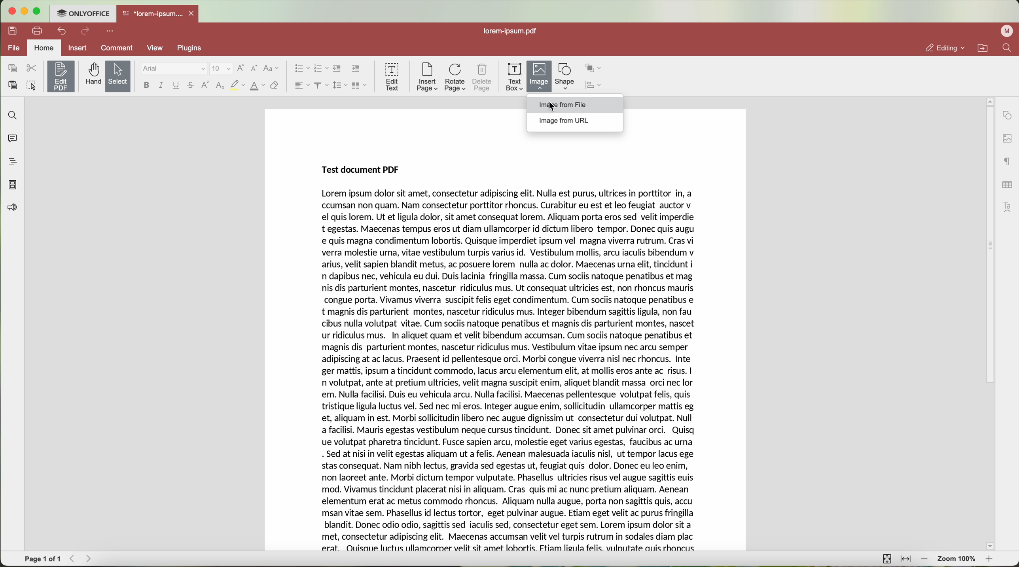  Describe the element at coordinates (986, 324) in the screenshot. I see `scroll bar` at that location.